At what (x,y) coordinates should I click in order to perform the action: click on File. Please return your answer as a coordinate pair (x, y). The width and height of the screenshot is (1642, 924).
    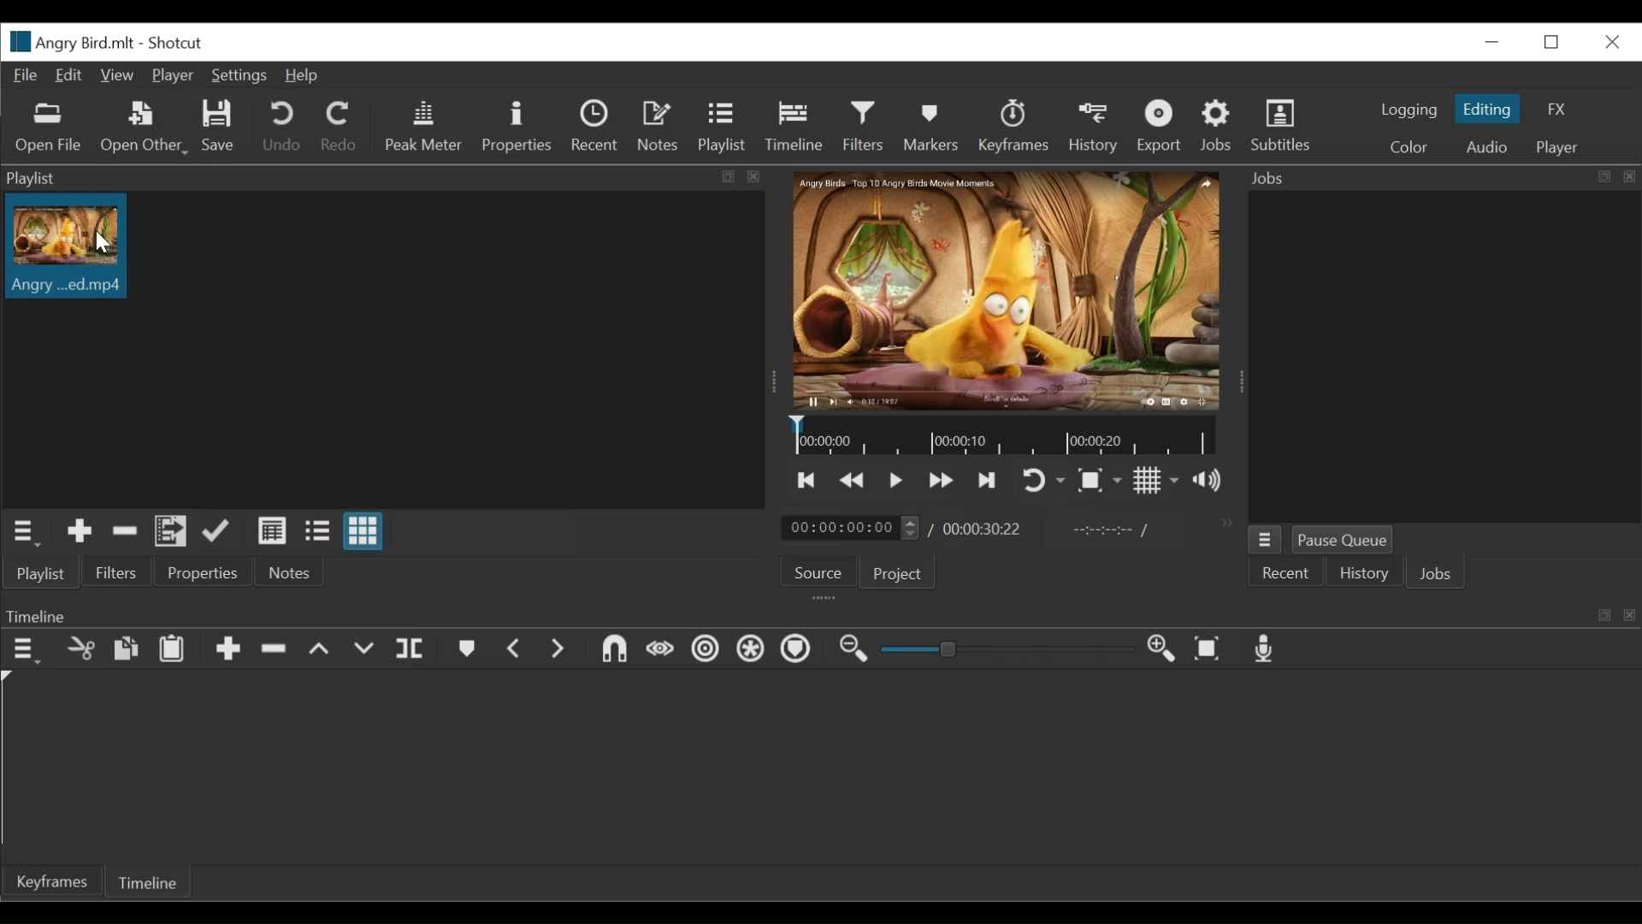
    Looking at the image, I should click on (27, 76).